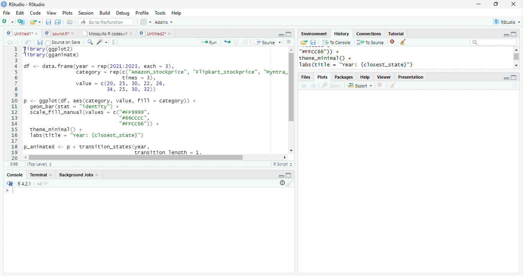 The width and height of the screenshot is (523, 276). I want to click on close file, so click(380, 85).